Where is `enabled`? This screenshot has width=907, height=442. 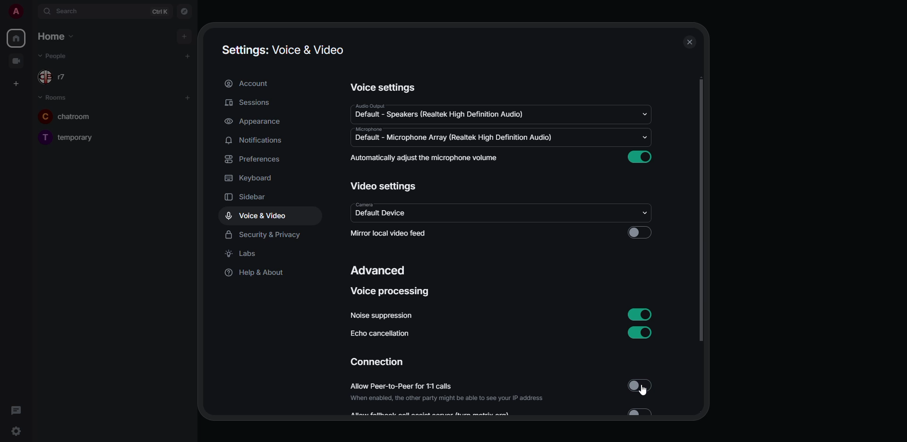
enabled is located at coordinates (642, 156).